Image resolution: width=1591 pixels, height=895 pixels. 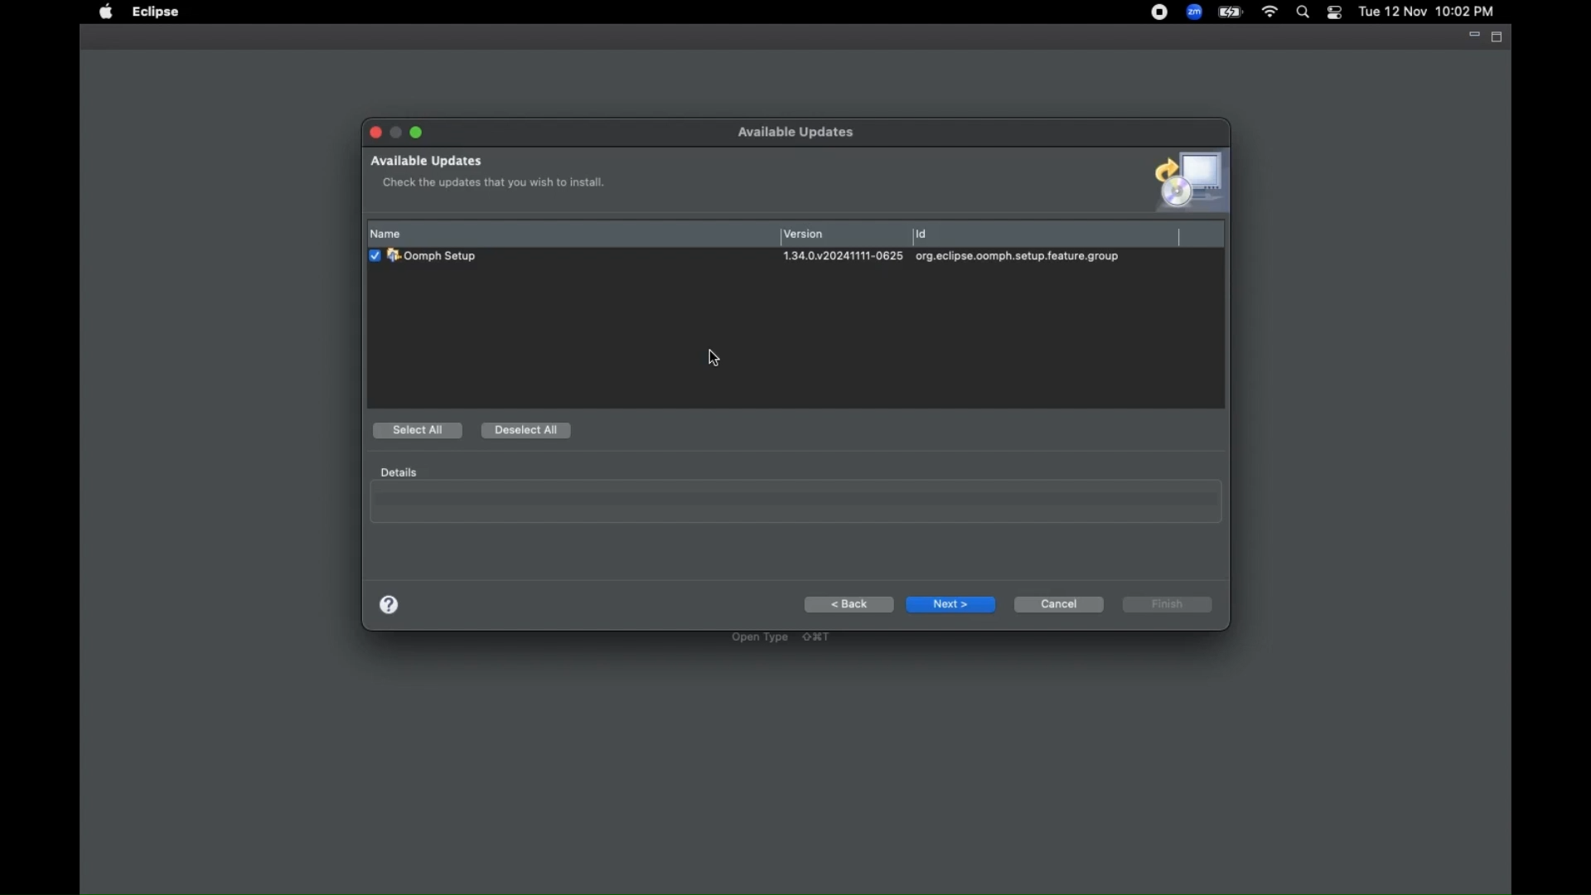 What do you see at coordinates (427, 161) in the screenshot?
I see `Available Updates` at bounding box center [427, 161].